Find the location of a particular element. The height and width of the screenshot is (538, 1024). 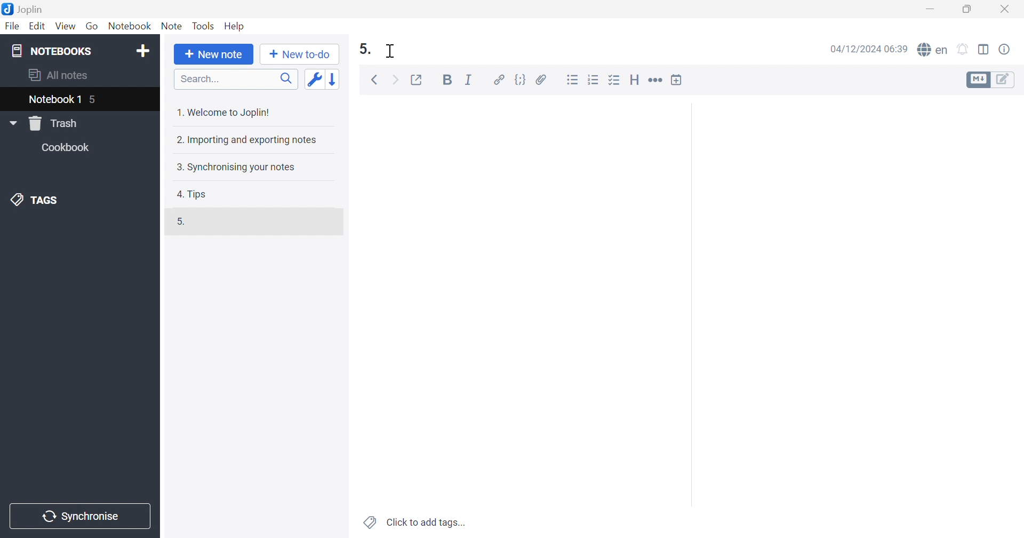

Toggle sort order field is located at coordinates (316, 80).